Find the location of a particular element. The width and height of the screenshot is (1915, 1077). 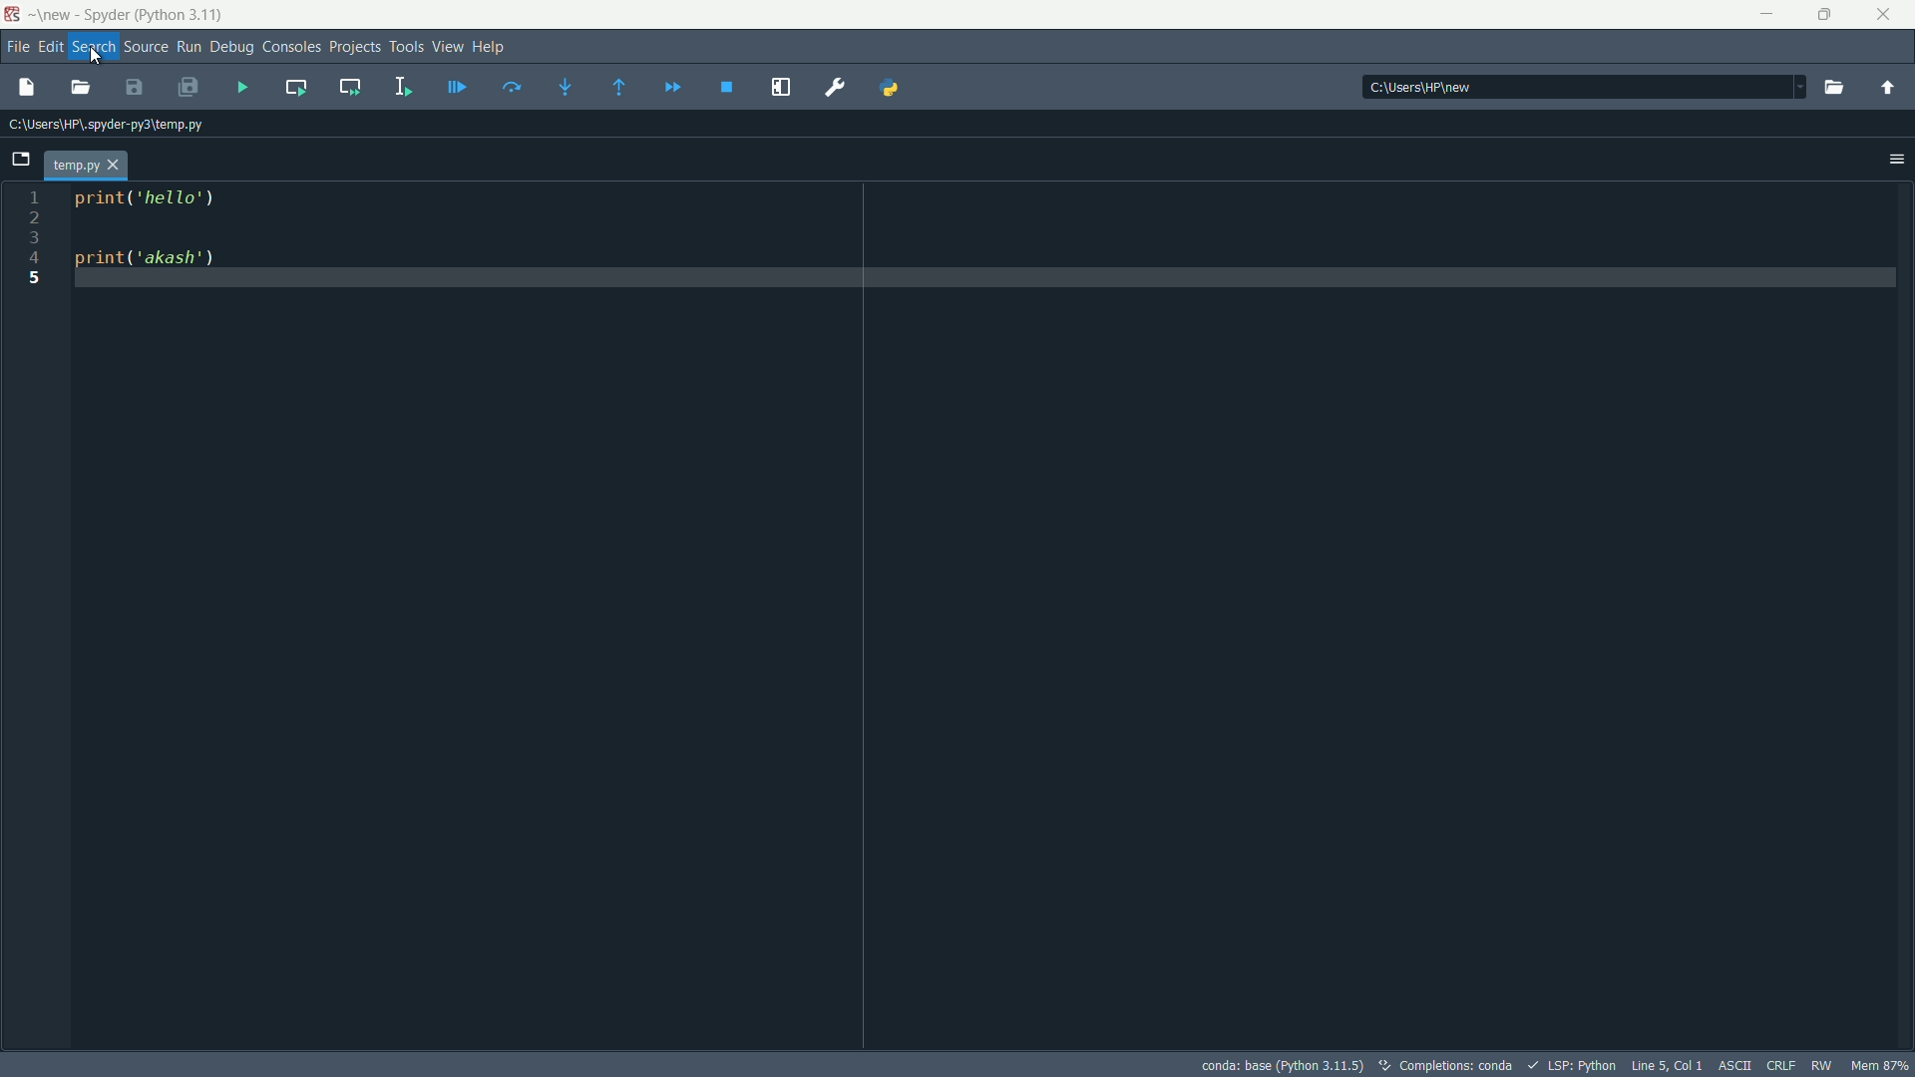

projects menu is located at coordinates (355, 48).